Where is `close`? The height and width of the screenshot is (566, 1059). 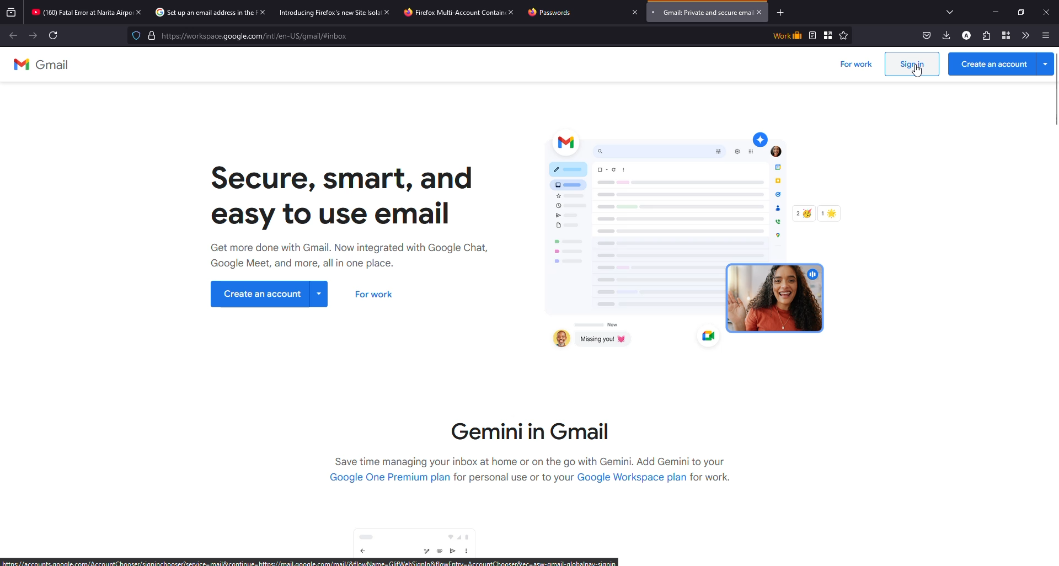
close is located at coordinates (388, 12).